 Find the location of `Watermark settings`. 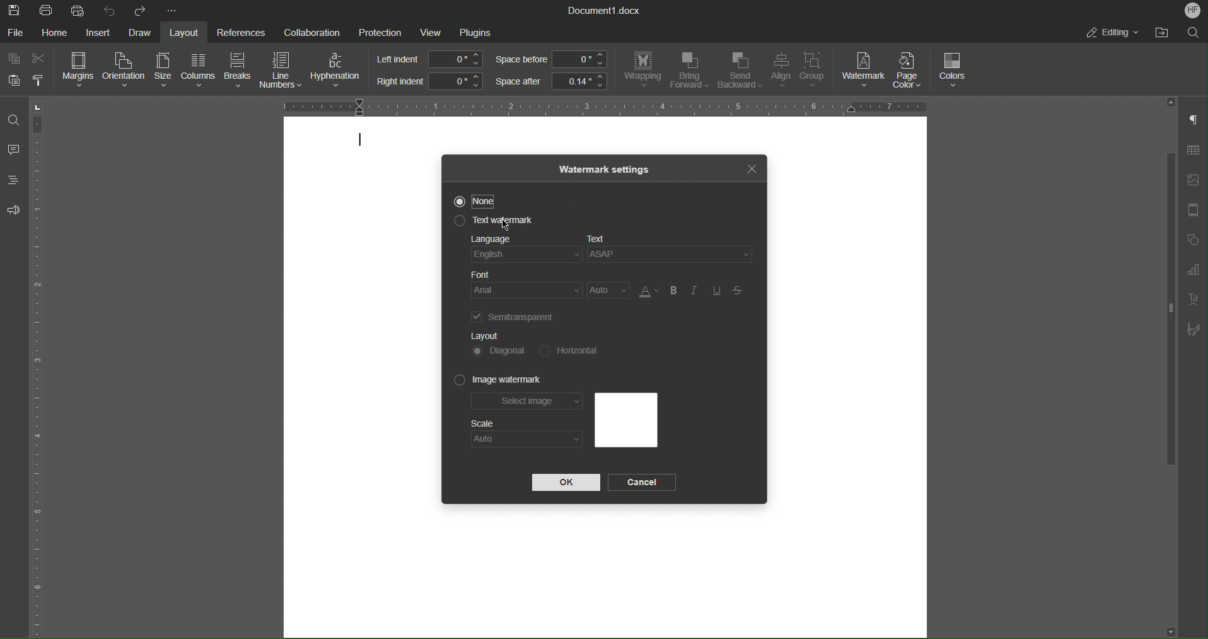

Watermark settings is located at coordinates (605, 168).